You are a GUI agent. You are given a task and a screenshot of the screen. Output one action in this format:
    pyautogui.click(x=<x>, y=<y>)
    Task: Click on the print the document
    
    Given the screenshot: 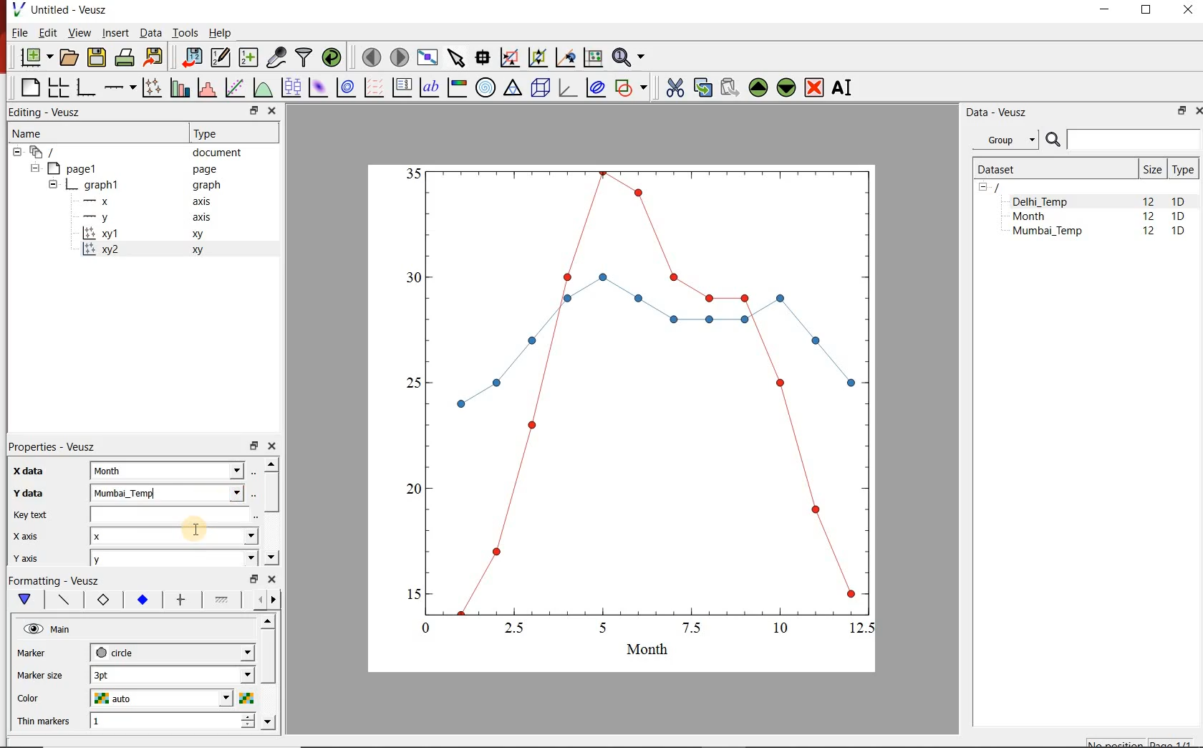 What is the action you would take?
    pyautogui.click(x=125, y=58)
    